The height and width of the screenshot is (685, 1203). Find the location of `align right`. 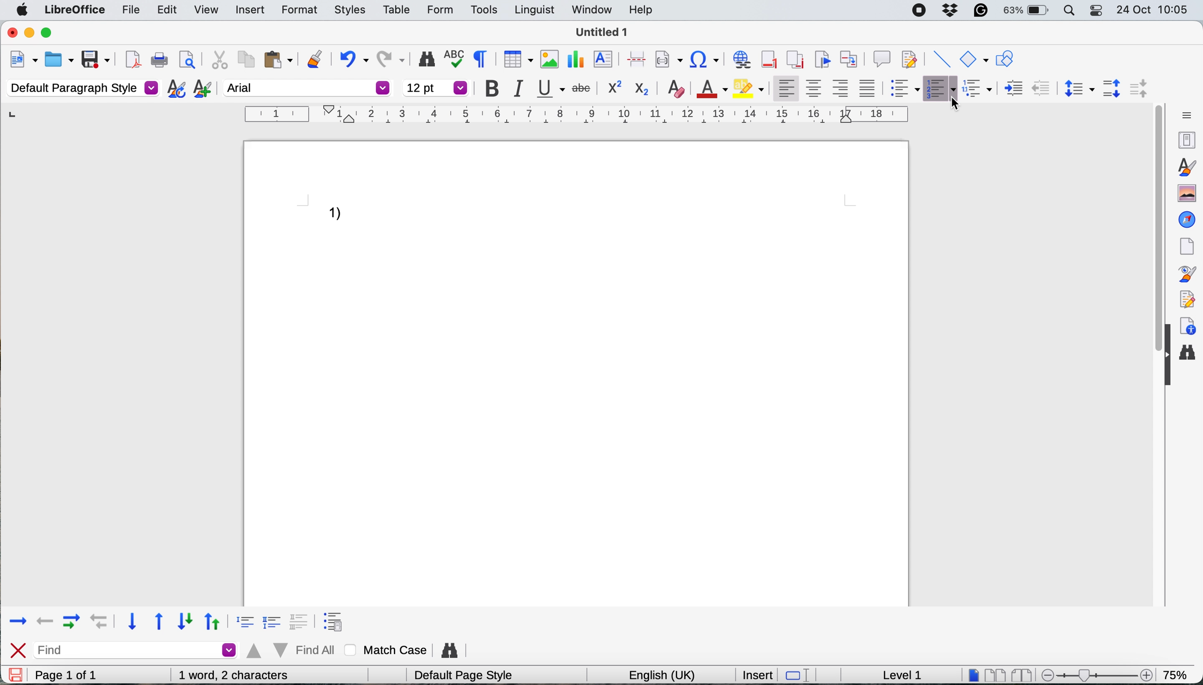

align right is located at coordinates (842, 88).